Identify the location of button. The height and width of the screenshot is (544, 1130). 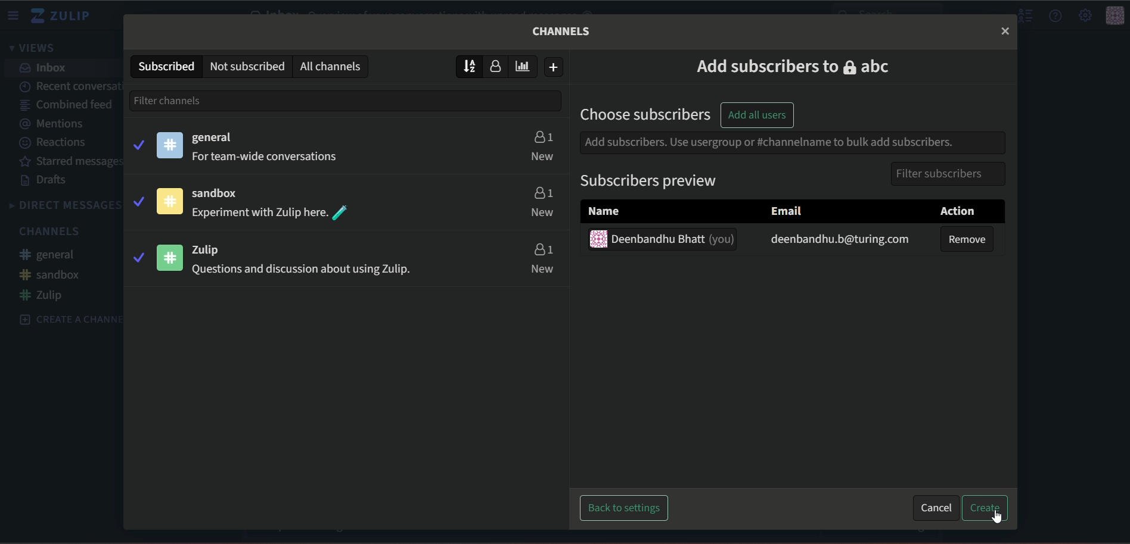
(989, 510).